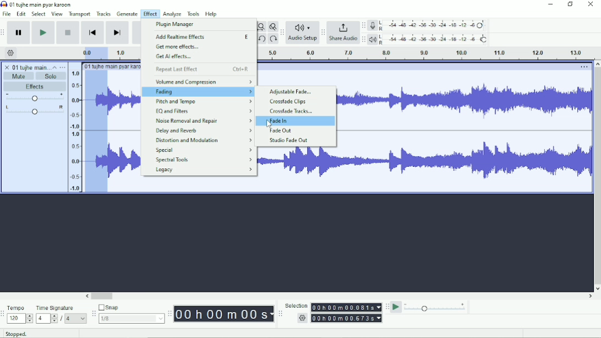 This screenshot has width=601, height=338. Describe the element at coordinates (597, 176) in the screenshot. I see `Vertical scrollbar` at that location.